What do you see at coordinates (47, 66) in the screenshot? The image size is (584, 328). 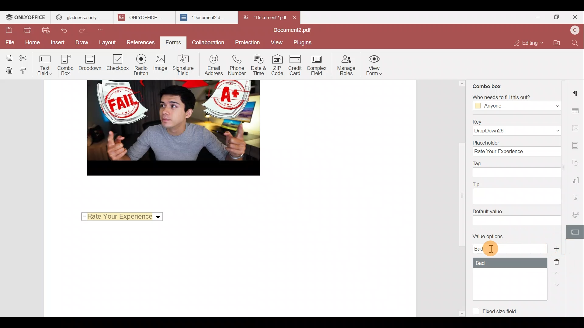 I see `Text field` at bounding box center [47, 66].